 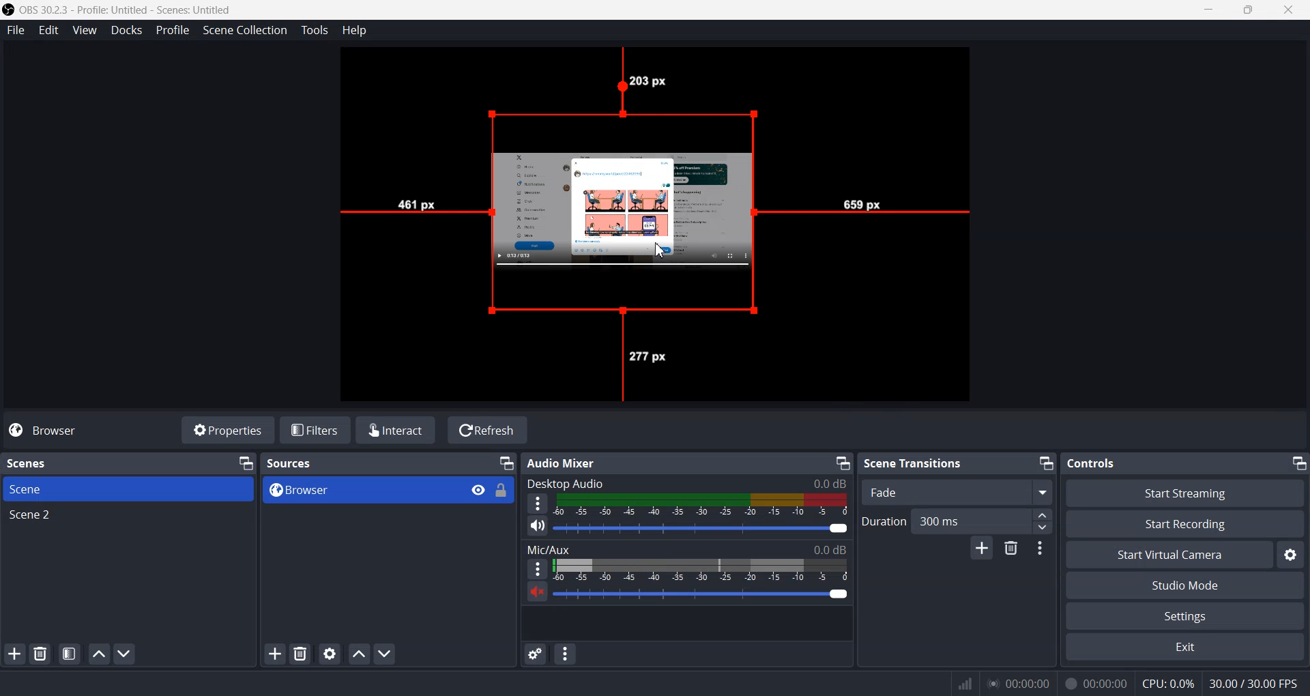 What do you see at coordinates (47, 30) in the screenshot?
I see `Edit` at bounding box center [47, 30].